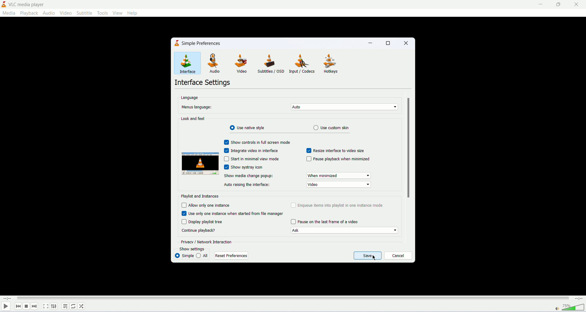 This screenshot has height=312, width=586. I want to click on audio, so click(50, 13).